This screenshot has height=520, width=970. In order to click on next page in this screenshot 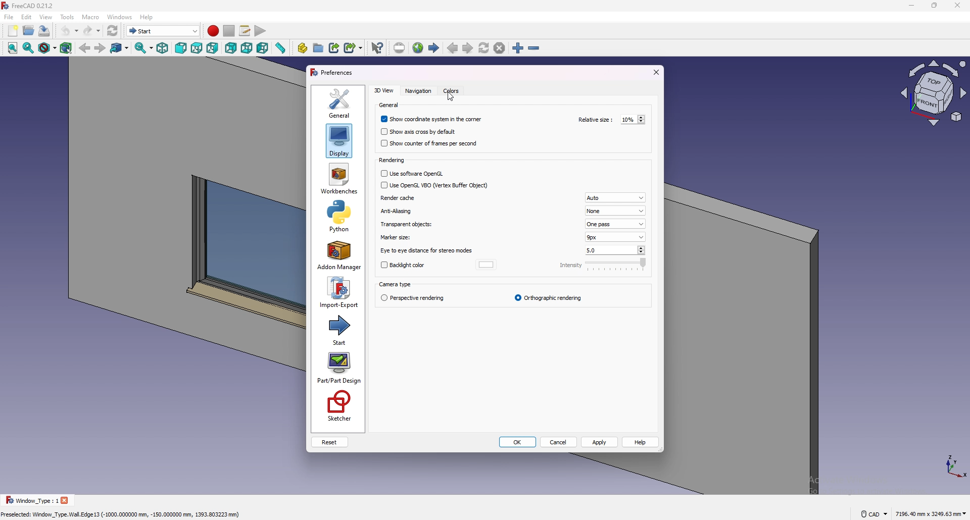, I will do `click(468, 49)`.